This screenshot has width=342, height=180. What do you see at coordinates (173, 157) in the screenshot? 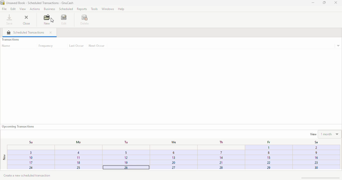
I see `13` at bounding box center [173, 157].